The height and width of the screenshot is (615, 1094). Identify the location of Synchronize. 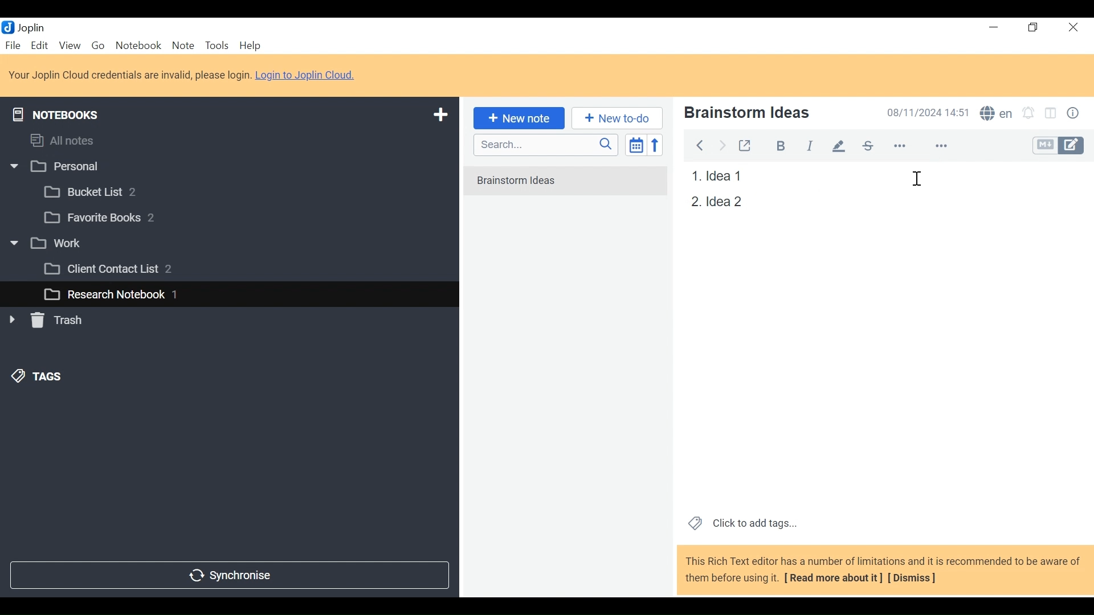
(228, 574).